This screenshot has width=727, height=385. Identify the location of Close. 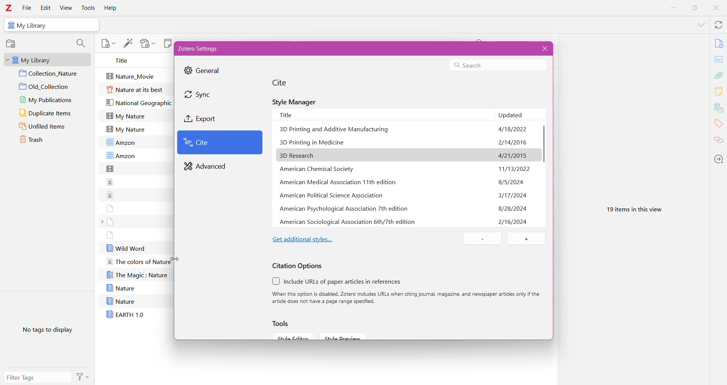
(716, 9).